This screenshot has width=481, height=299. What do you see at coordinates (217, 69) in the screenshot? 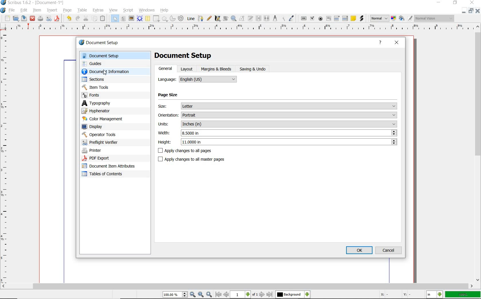
I see `margins & bleeds` at bounding box center [217, 69].